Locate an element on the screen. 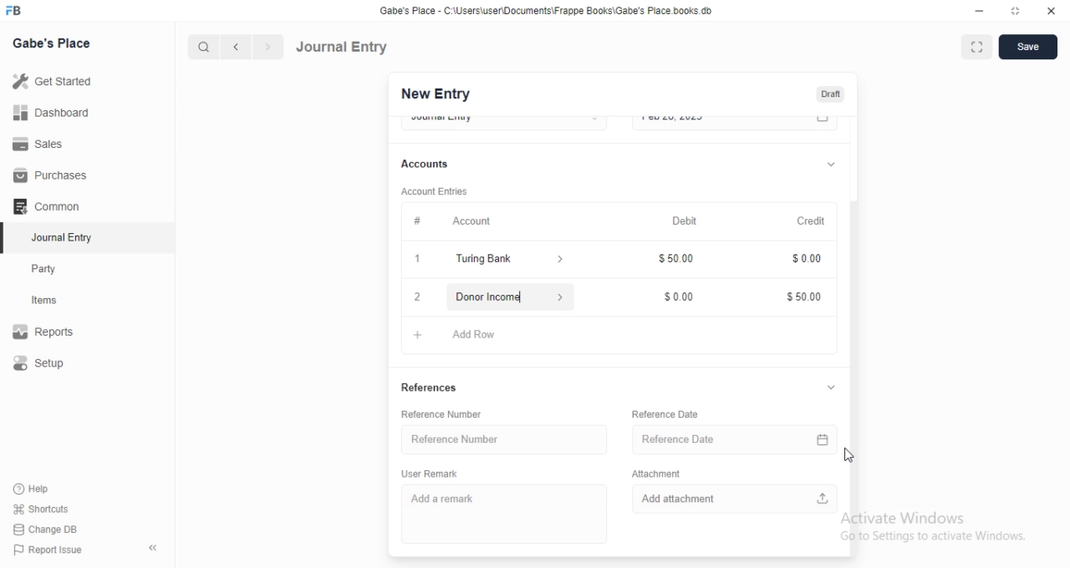 The height and width of the screenshot is (568, 1070). $000 is located at coordinates (804, 261).